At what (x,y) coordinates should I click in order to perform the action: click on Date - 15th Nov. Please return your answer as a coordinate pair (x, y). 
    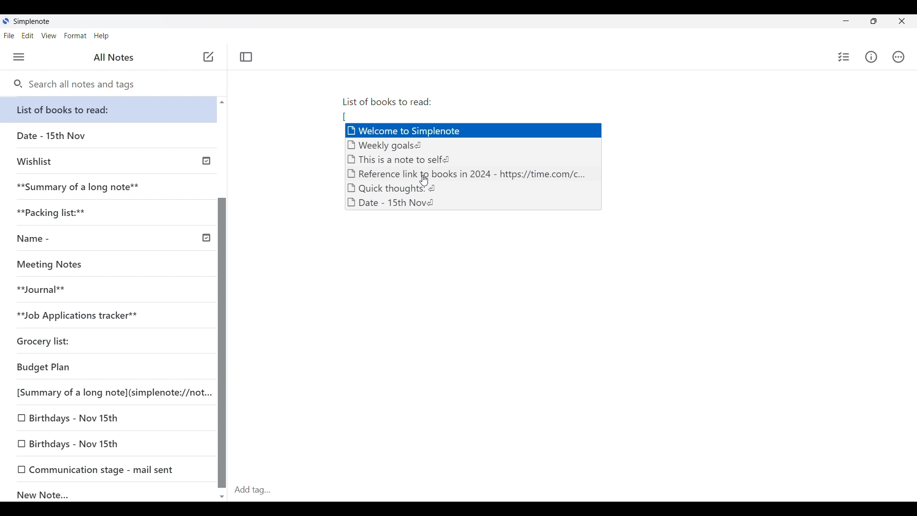
    Looking at the image, I should click on (109, 136).